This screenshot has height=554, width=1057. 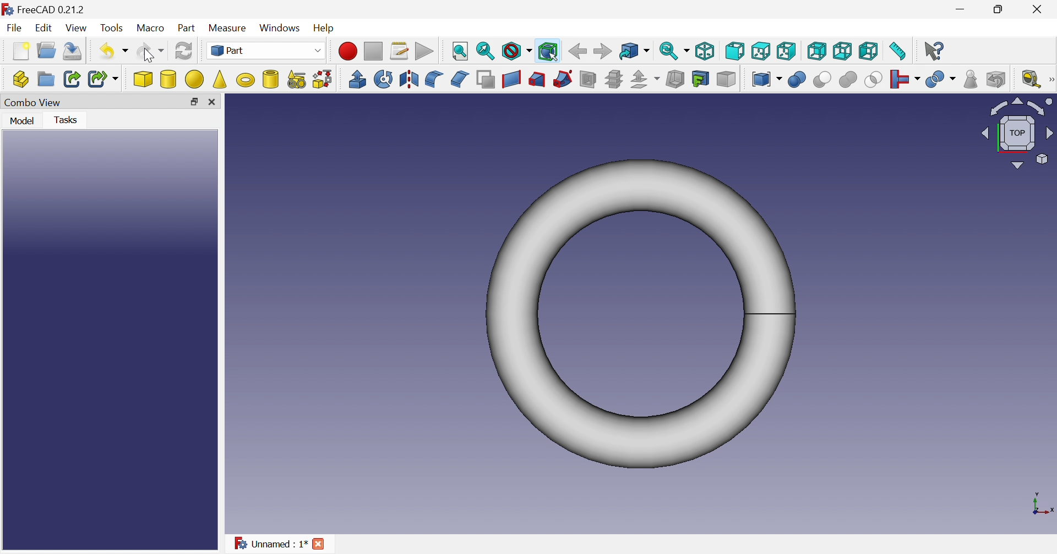 I want to click on Close, so click(x=320, y=544).